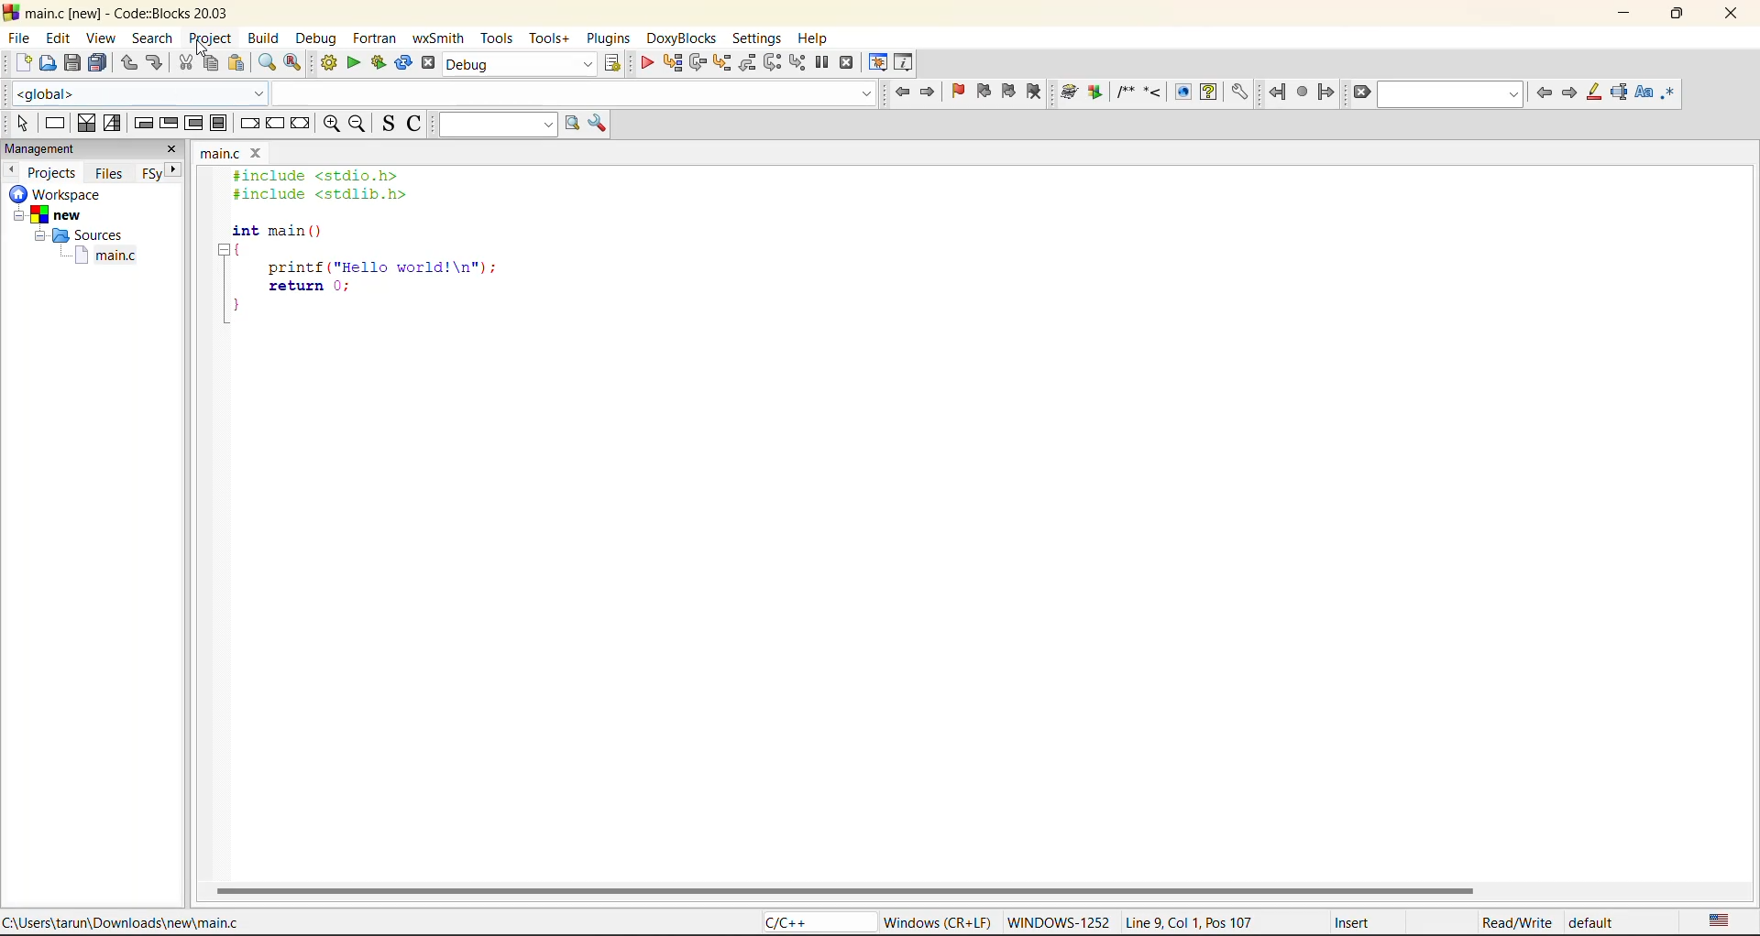 This screenshot has width=1760, height=936. I want to click on <global>, so click(137, 93).